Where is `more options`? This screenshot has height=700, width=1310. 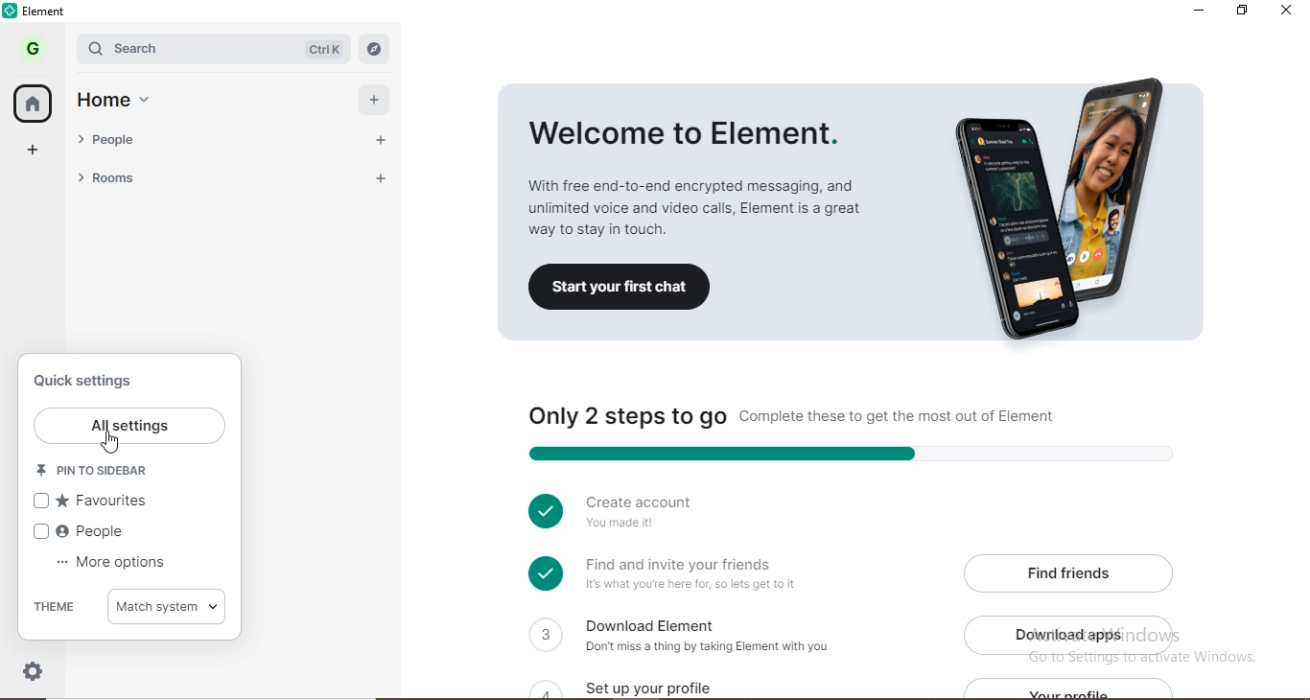 more options is located at coordinates (111, 568).